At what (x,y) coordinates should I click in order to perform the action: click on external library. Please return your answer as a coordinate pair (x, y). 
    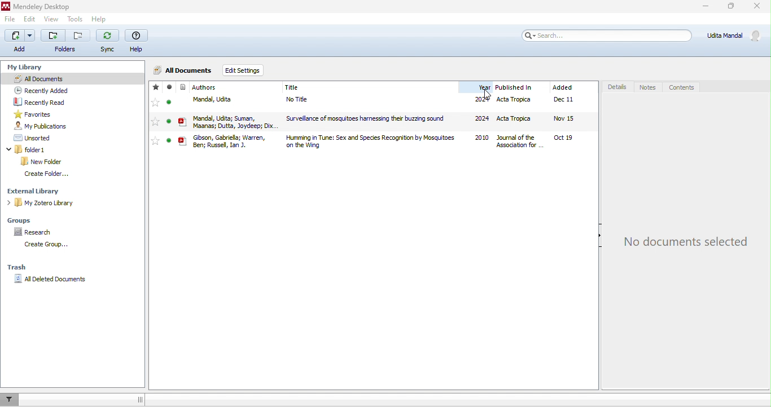
    Looking at the image, I should click on (33, 191).